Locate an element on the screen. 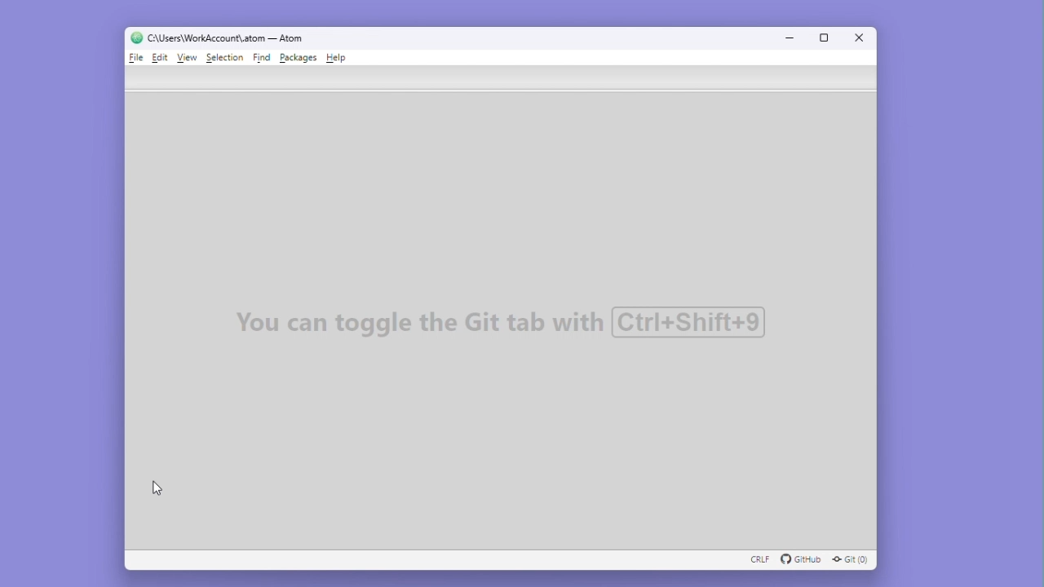 The image size is (1044, 587). File is located at coordinates (137, 59).